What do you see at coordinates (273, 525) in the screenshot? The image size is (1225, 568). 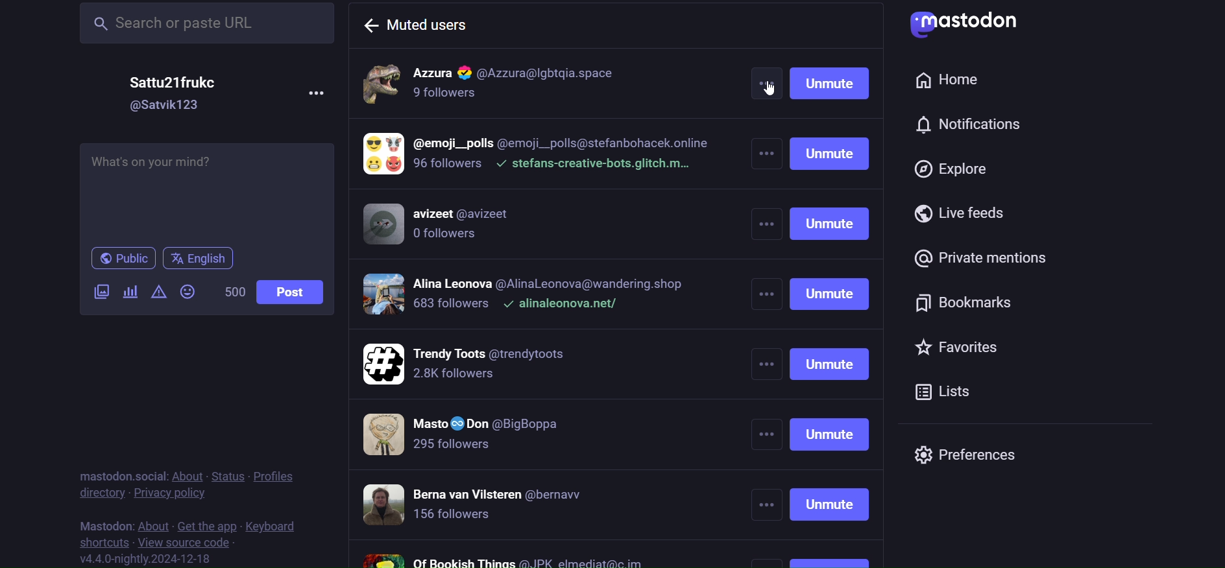 I see `keyboard` at bounding box center [273, 525].